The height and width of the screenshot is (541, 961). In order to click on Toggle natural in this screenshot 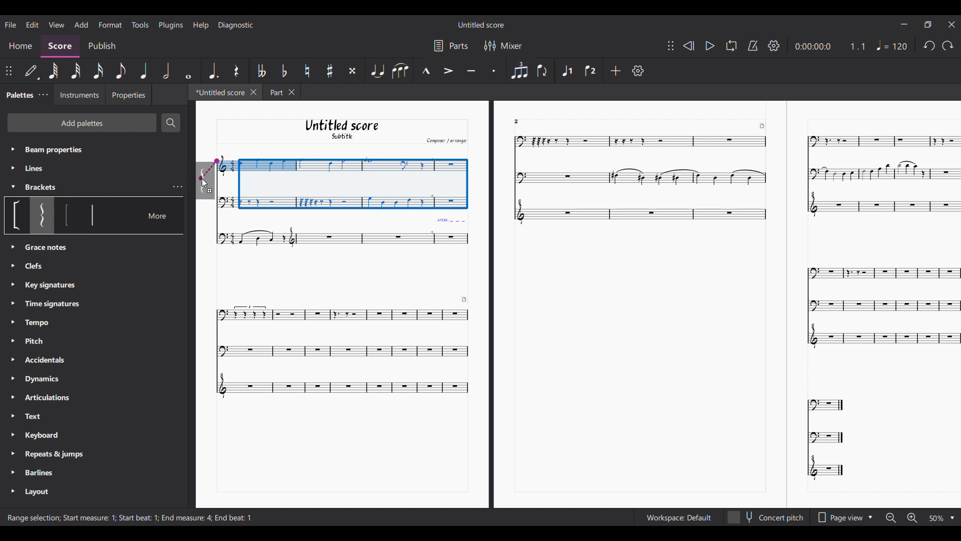, I will do `click(307, 71)`.